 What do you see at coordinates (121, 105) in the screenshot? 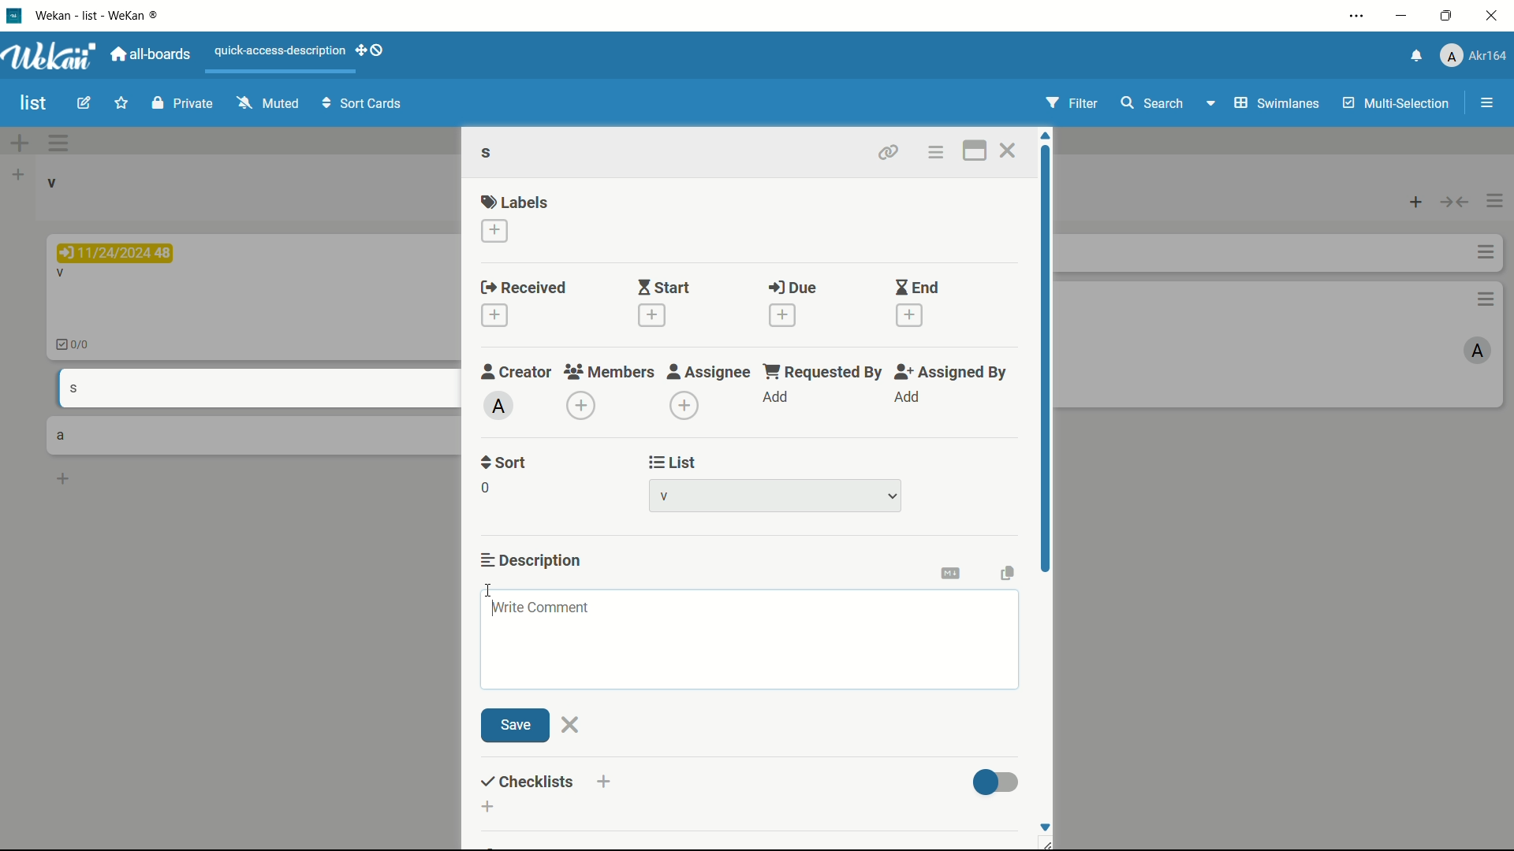
I see `star this board` at bounding box center [121, 105].